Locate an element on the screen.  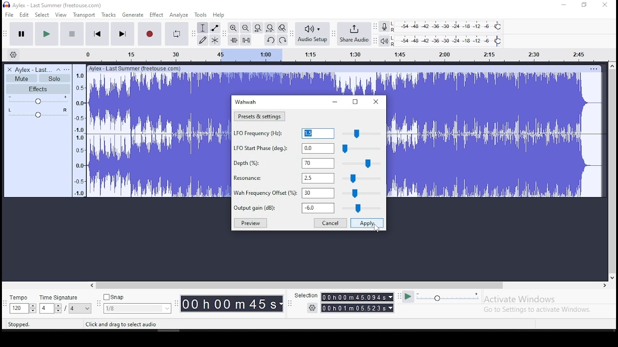
00h00m55.989s is located at coordinates (358, 297).